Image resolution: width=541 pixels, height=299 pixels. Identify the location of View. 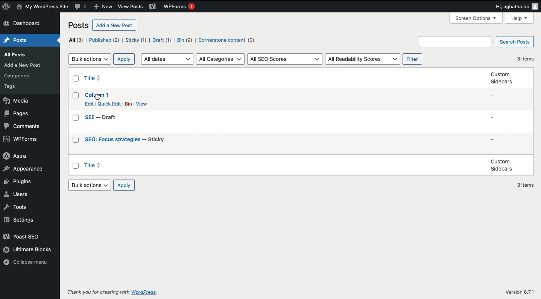
(142, 104).